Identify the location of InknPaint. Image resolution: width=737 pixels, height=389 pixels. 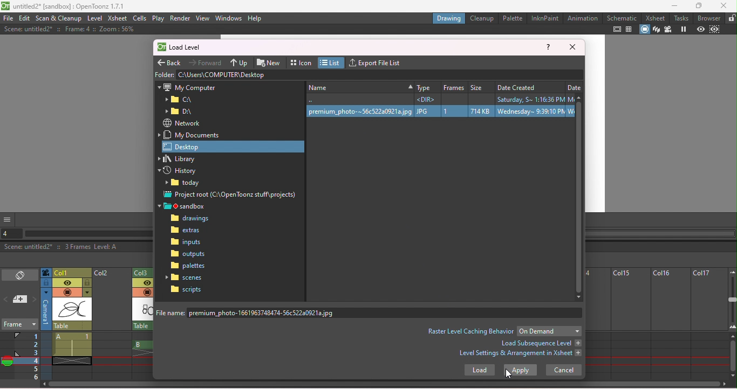
(544, 18).